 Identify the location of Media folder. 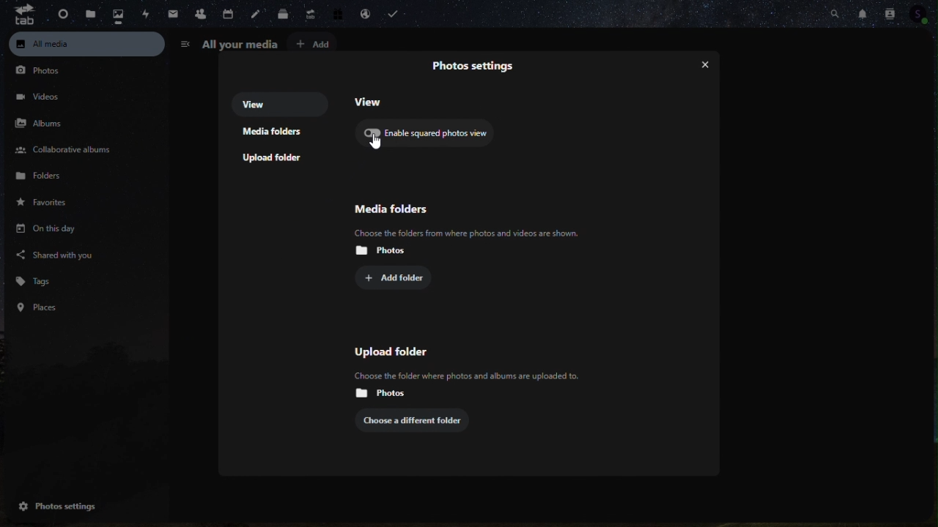
(459, 206).